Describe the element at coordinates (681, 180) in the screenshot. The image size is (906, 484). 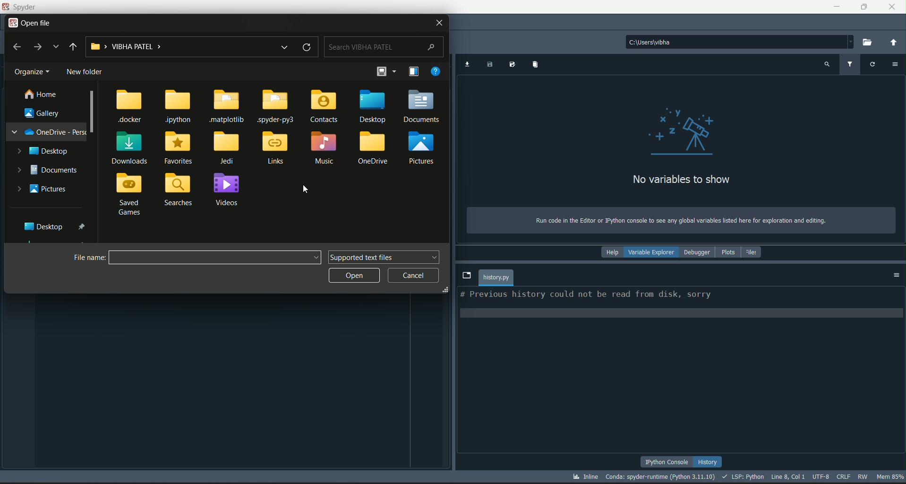
I see `text` at that location.